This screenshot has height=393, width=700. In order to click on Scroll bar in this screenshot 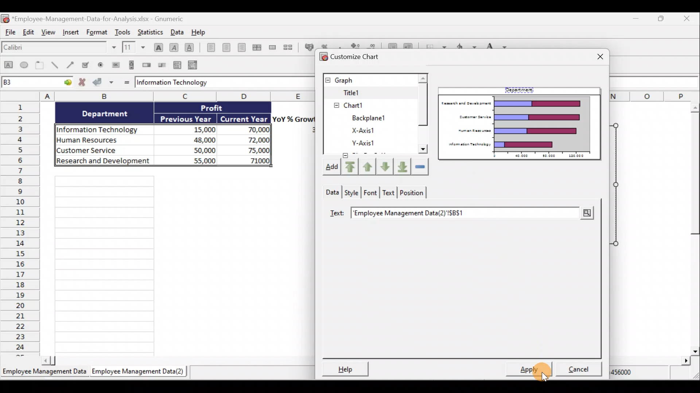, I will do `click(423, 114)`.